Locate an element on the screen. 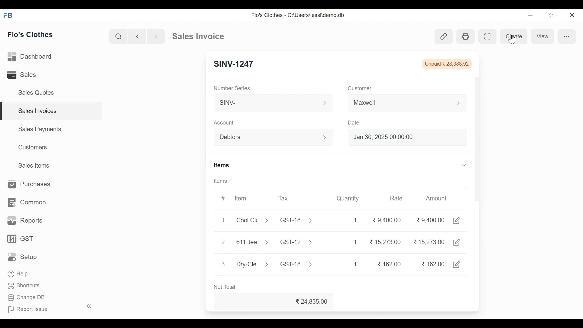 This screenshot has height=328, width=583. Expand is located at coordinates (459, 103).